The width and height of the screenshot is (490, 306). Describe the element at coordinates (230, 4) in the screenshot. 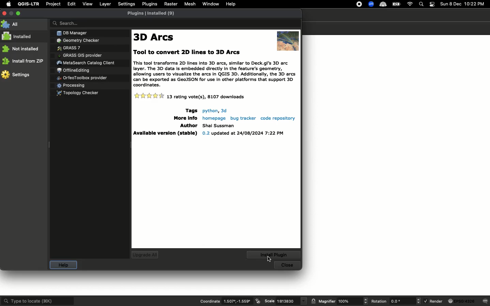

I see `Help` at that location.